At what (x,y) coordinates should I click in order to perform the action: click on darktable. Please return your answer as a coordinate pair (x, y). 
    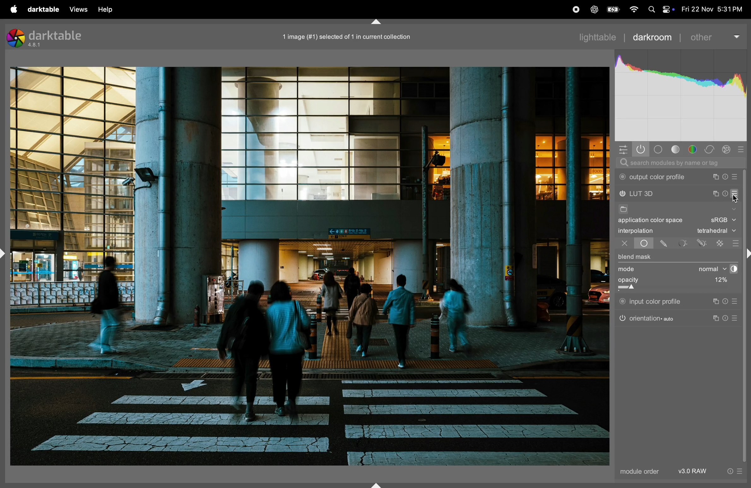
    Looking at the image, I should click on (41, 9).